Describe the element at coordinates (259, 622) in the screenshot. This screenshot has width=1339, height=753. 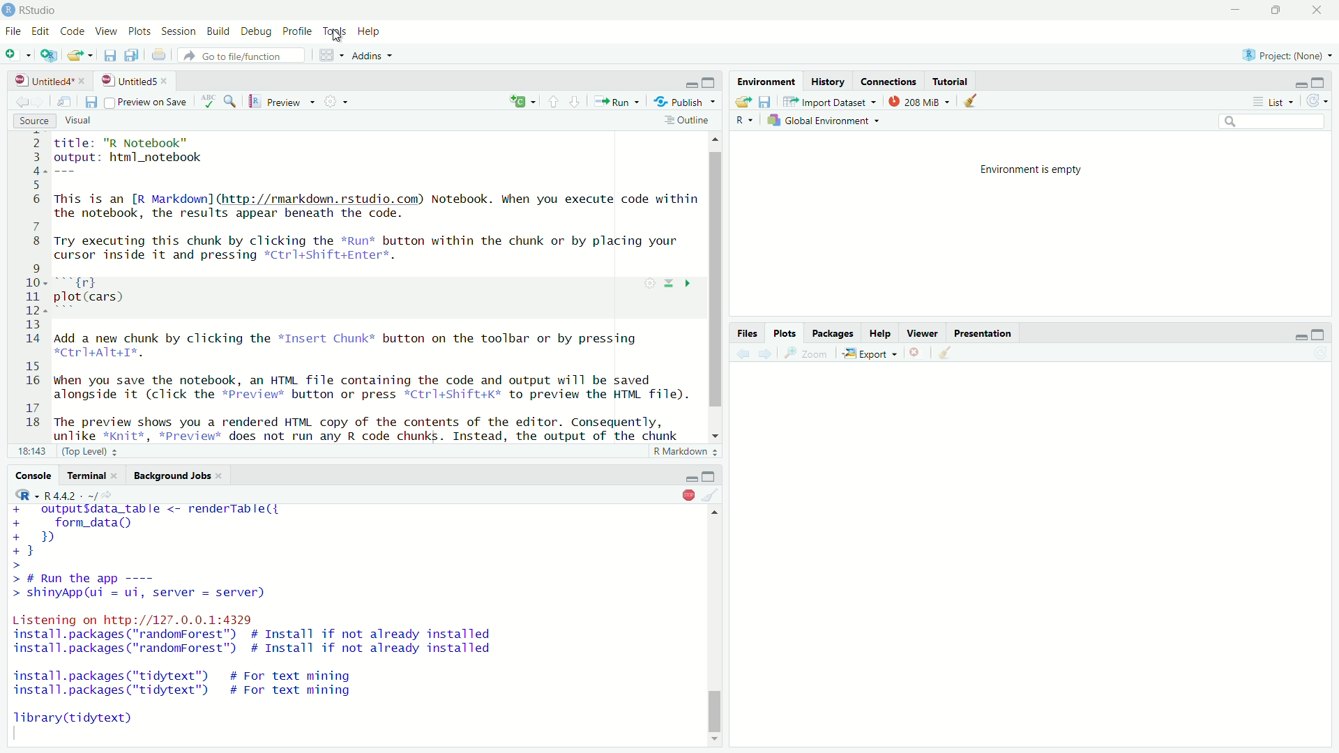
I see `+ outputfdata_table <- renderTable({+ form_data()+B+}>> # Run the app ----> shinyApp(ui = ui, server = server)Listening on http://127.0.0.1:4329install.packages ("randomForest") # Install if not already installedinstall.packages ("randomForest") # Install if not already installedinstall.packages ("tidytext") # For text mininginstall.packages ("tidytext") # For text miningTibrary(tidytext)` at that location.